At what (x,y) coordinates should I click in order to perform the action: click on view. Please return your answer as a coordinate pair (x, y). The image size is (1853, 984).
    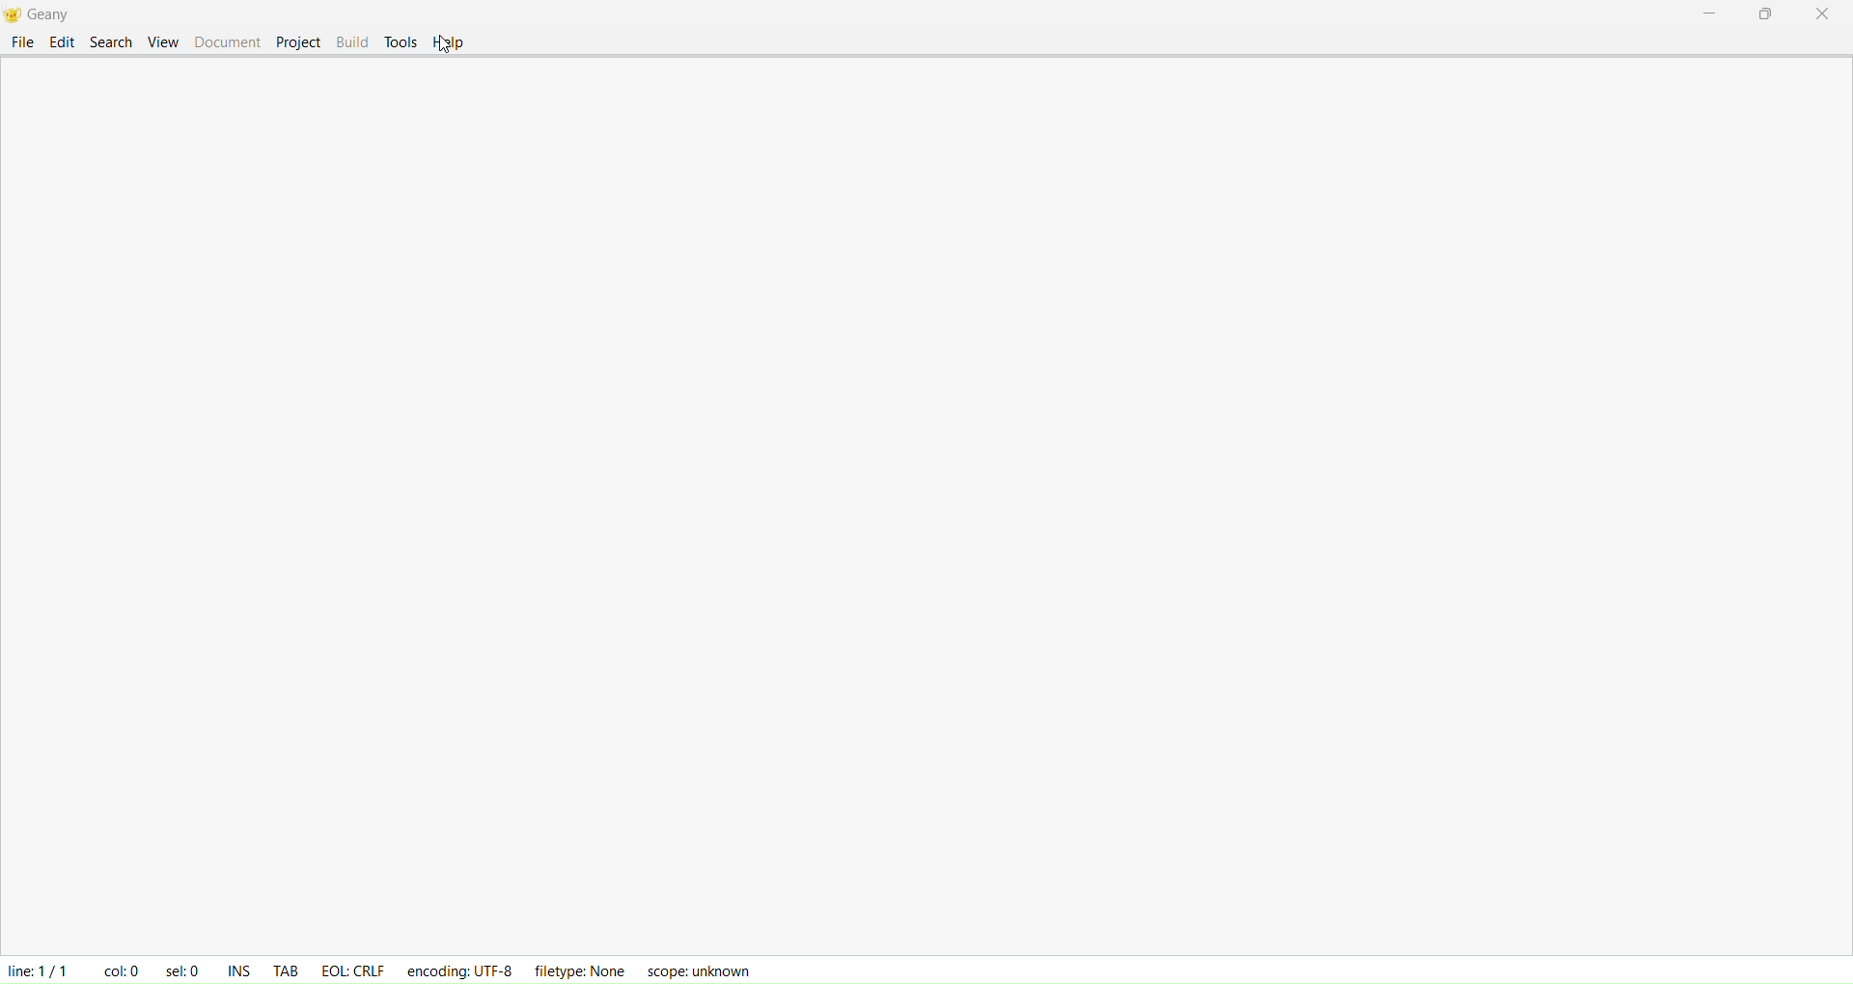
    Looking at the image, I should click on (163, 41).